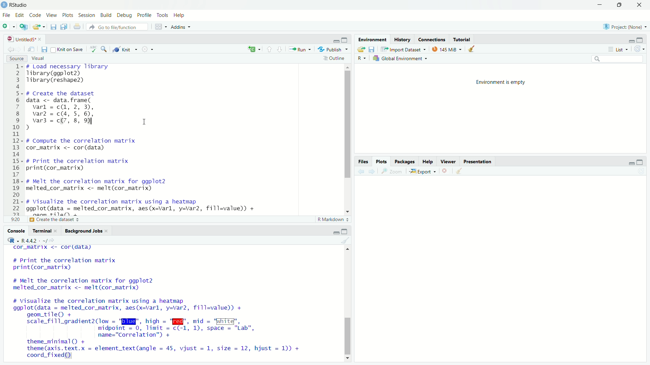 The height and width of the screenshot is (365, 650). Describe the element at coordinates (345, 232) in the screenshot. I see `maximize` at that location.